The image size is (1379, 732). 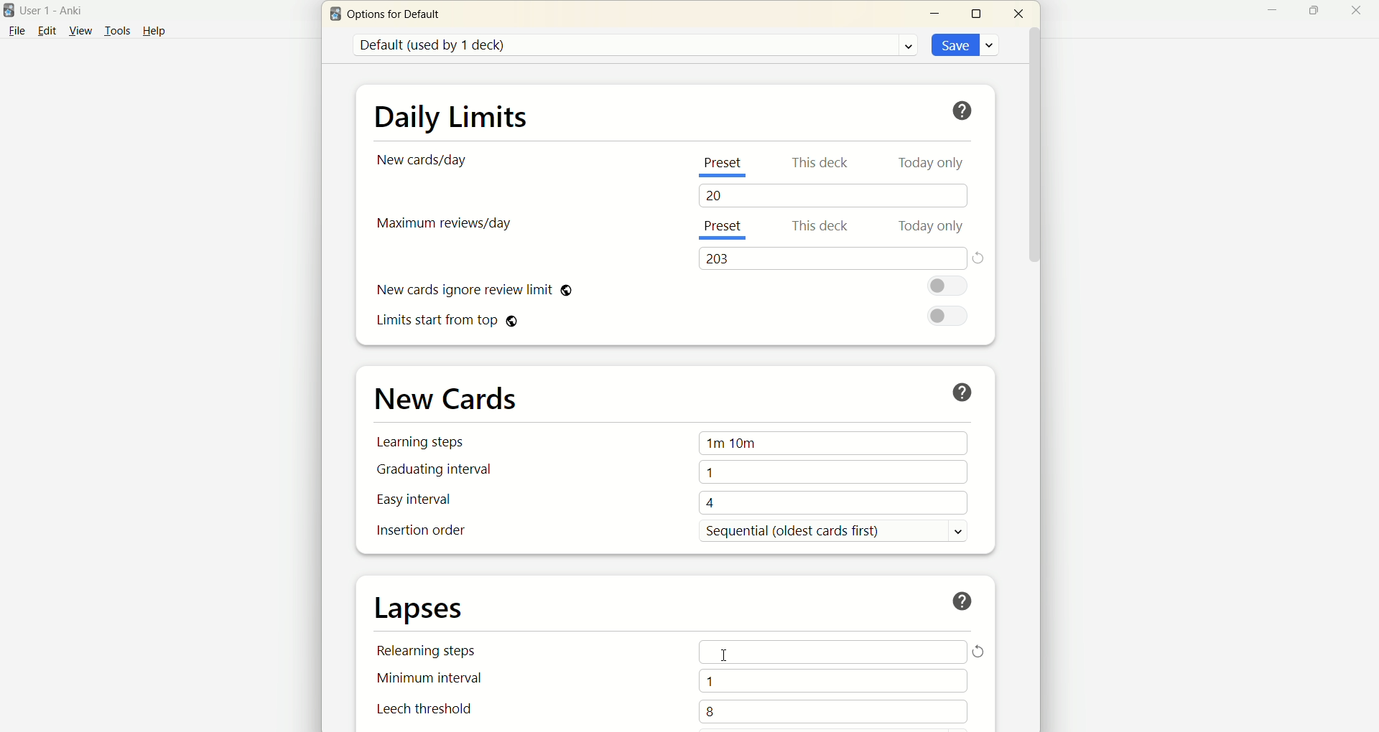 What do you see at coordinates (822, 227) in the screenshot?
I see `this deck` at bounding box center [822, 227].